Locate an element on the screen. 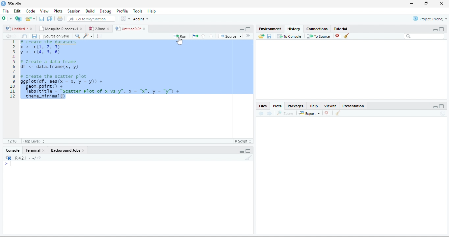 Image resolution: width=449 pixels, height=237 pixels. zoom is located at coordinates (285, 113).